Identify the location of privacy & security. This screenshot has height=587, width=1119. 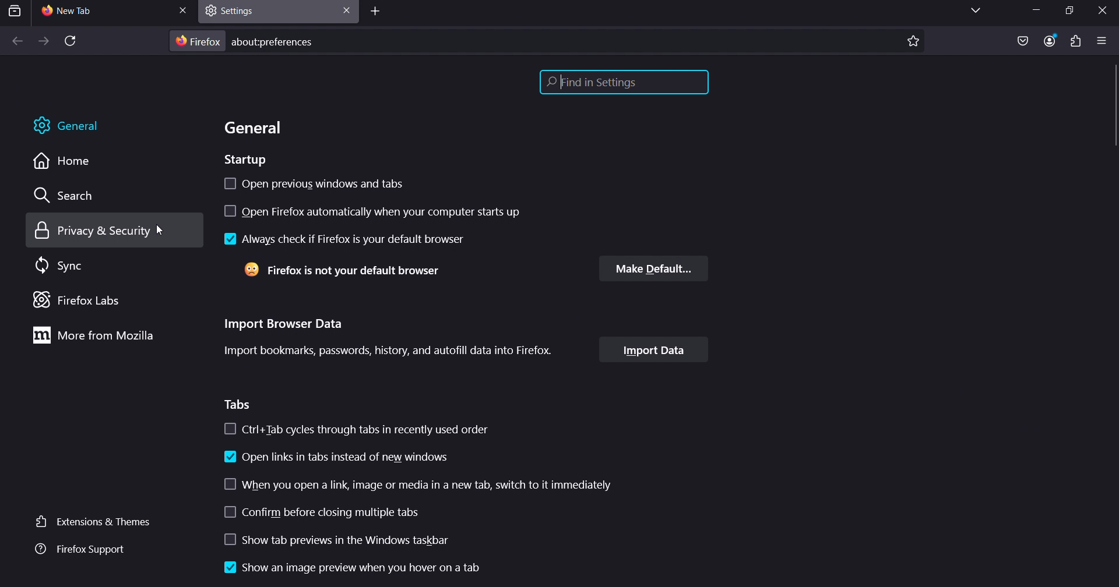
(106, 231).